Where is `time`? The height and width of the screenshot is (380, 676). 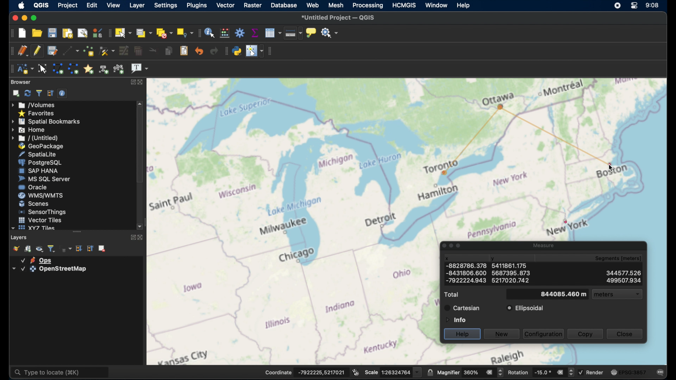 time is located at coordinates (652, 5).